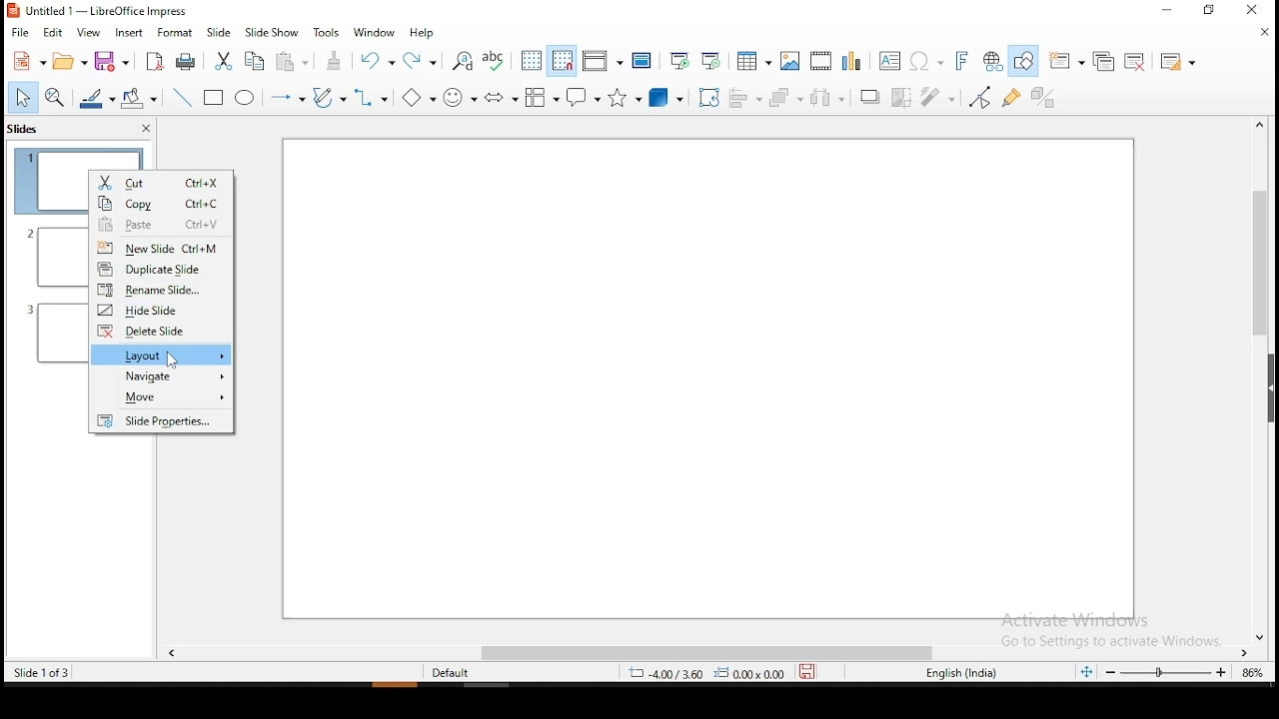 The image size is (1279, 719). I want to click on slide, so click(705, 379).